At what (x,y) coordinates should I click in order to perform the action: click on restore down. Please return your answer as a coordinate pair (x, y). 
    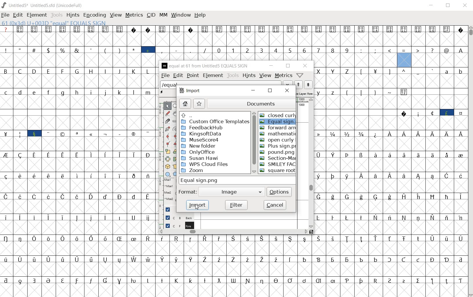
    Looking at the image, I should click on (288, 66).